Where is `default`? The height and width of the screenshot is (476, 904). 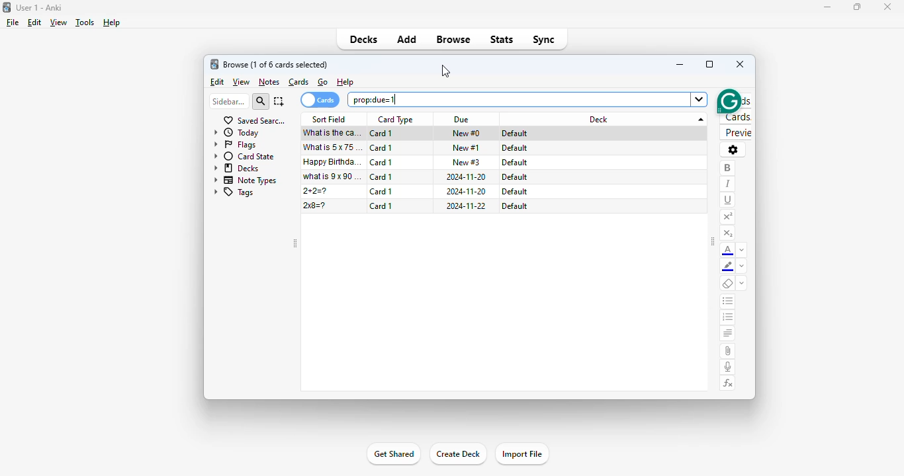 default is located at coordinates (514, 192).